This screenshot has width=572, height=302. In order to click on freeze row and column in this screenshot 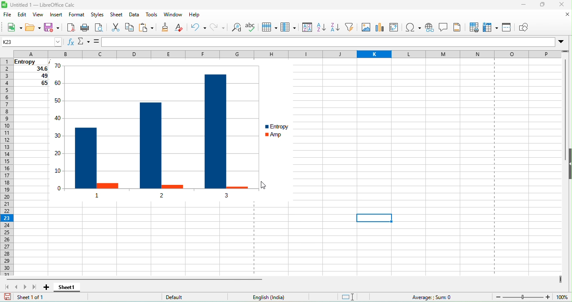, I will do `click(491, 28)`.